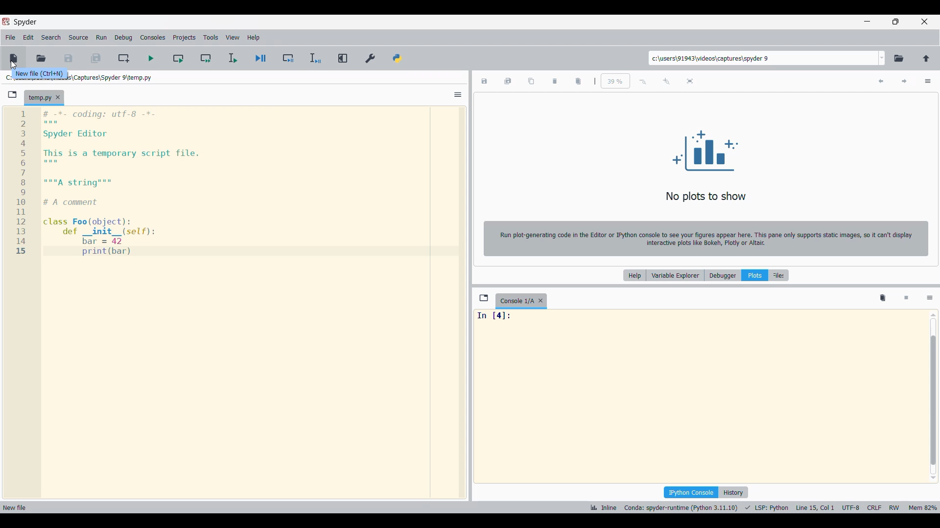 Image resolution: width=940 pixels, height=528 pixels. Describe the element at coordinates (680, 507) in the screenshot. I see `interpreter` at that location.